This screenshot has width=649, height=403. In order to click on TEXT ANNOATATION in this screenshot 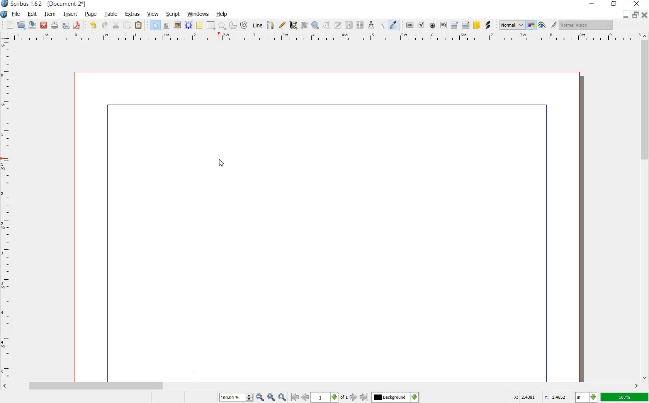, I will do `click(476, 25)`.